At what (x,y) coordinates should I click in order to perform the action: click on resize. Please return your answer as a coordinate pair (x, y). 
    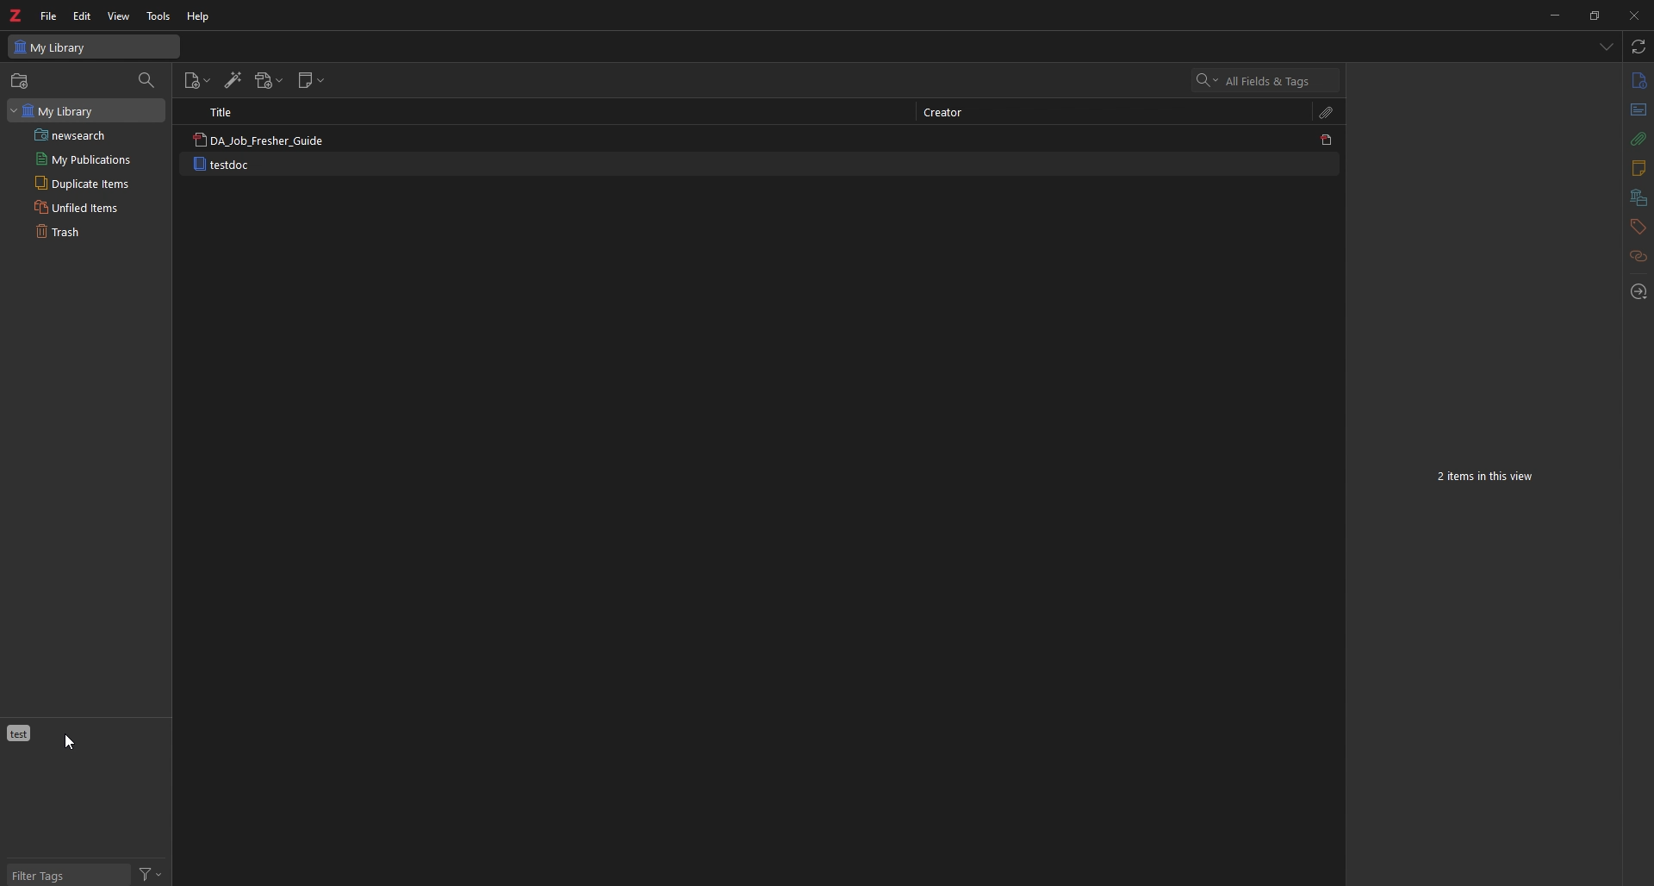
    Looking at the image, I should click on (1594, 14).